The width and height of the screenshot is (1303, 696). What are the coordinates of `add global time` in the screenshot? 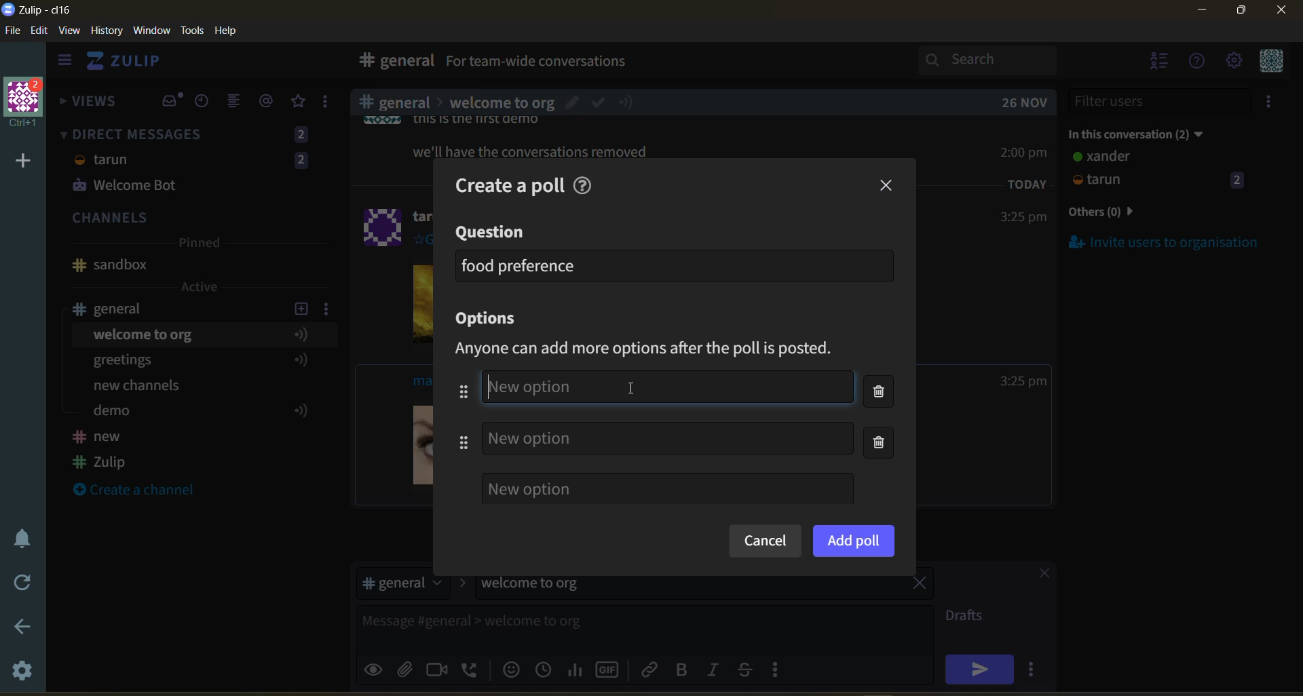 It's located at (546, 669).